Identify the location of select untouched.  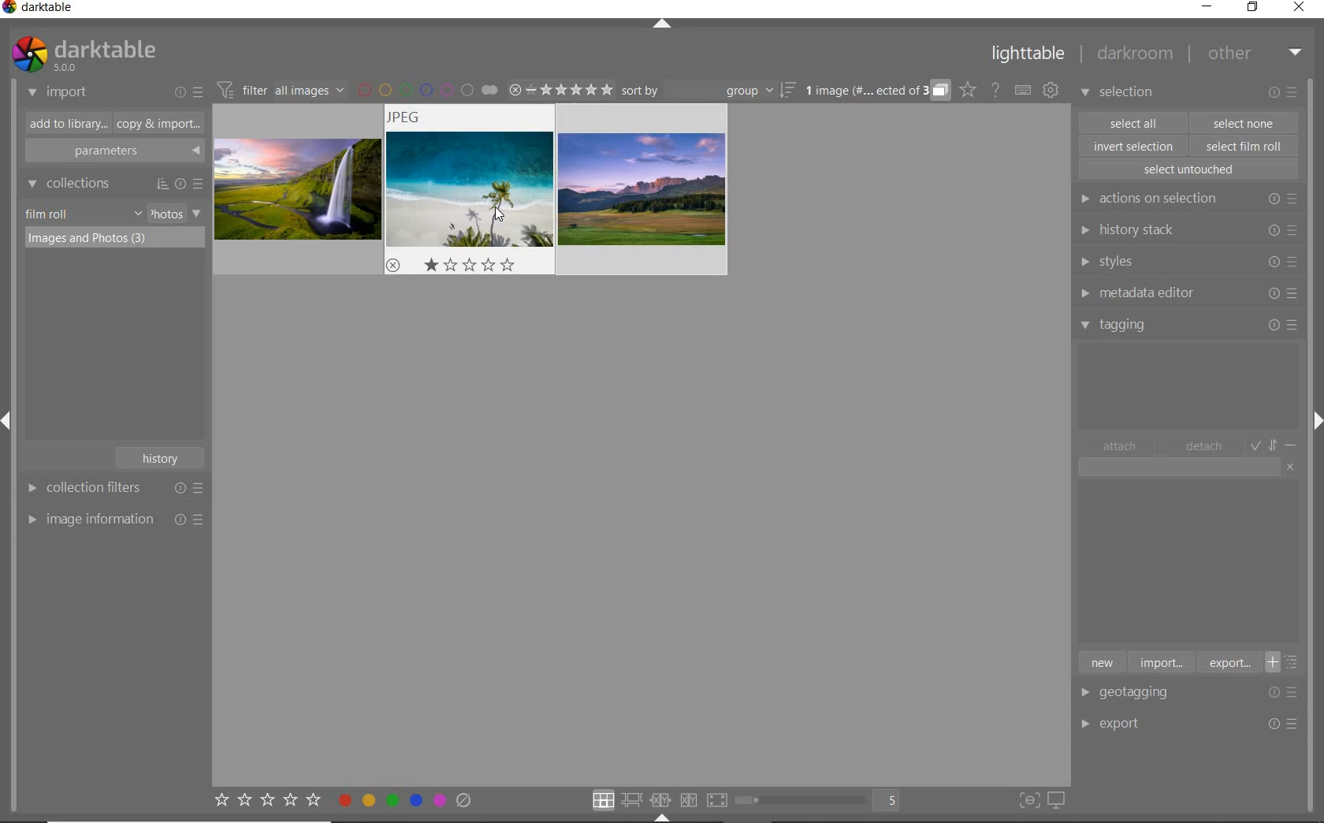
(1188, 169).